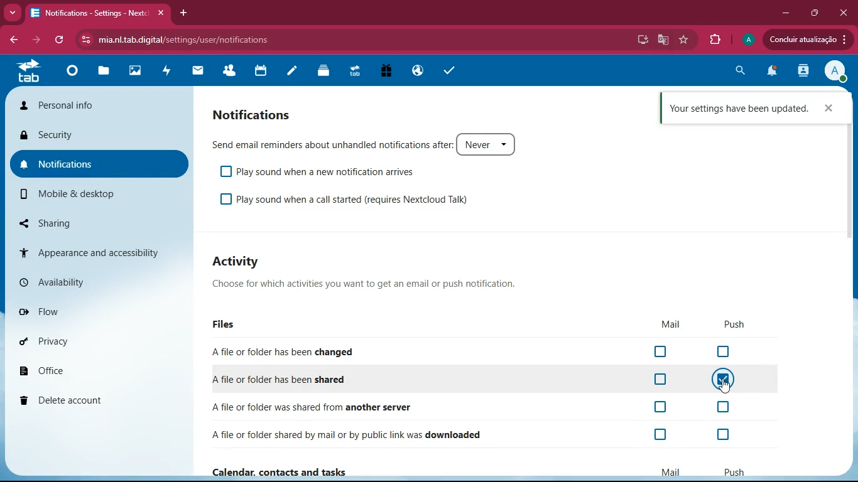 The height and width of the screenshot is (482, 858). Describe the element at coordinates (684, 40) in the screenshot. I see `favourites` at that location.